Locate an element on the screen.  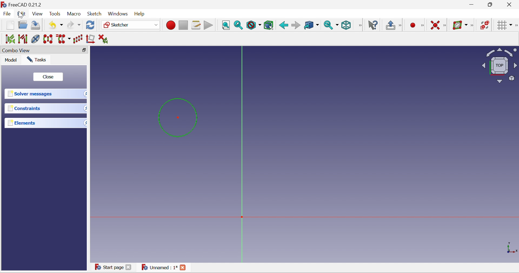
Open is located at coordinates (22, 24).